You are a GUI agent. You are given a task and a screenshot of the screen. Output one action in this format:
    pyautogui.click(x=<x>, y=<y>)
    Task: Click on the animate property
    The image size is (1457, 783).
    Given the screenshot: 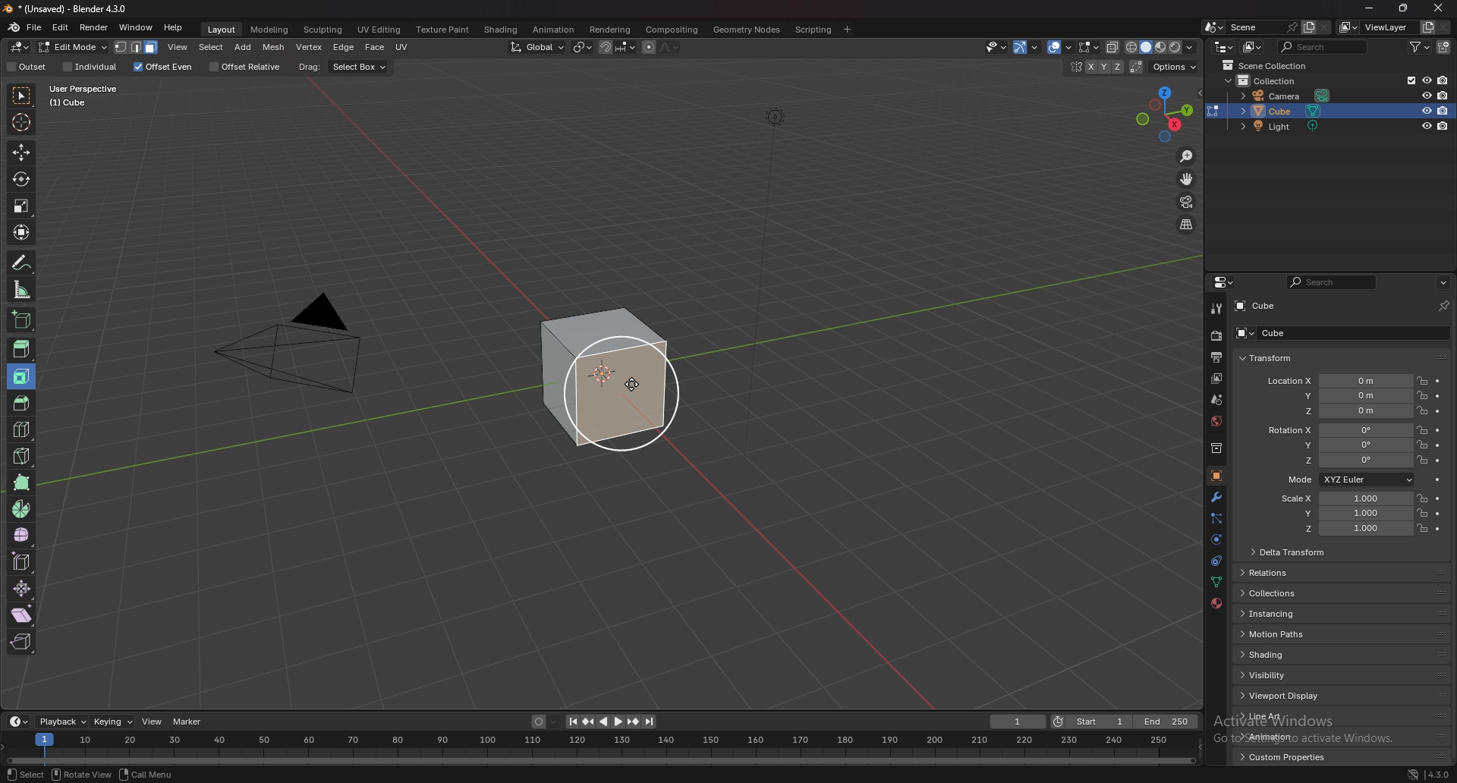 What is the action you would take?
    pyautogui.click(x=1437, y=514)
    